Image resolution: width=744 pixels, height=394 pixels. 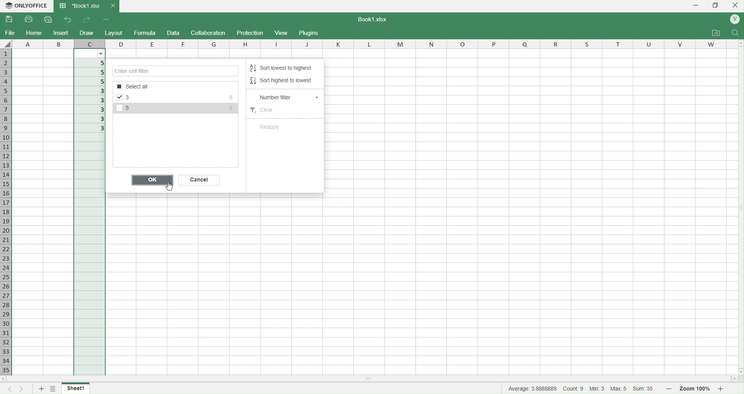 I want to click on Minimize, so click(x=696, y=5).